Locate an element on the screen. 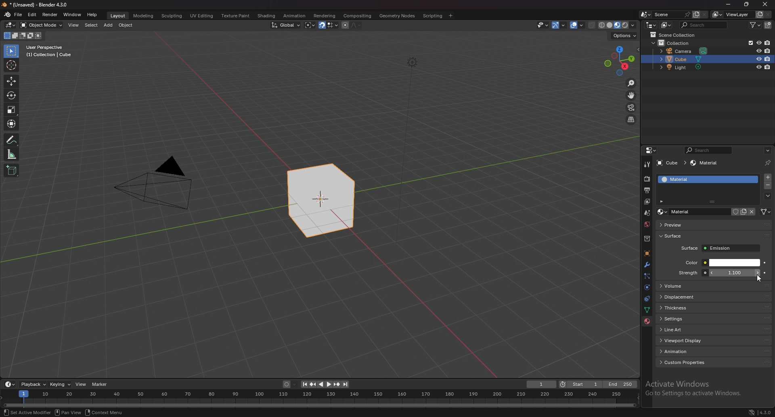 This screenshot has height=417, width=775. scene is located at coordinates (646, 213).